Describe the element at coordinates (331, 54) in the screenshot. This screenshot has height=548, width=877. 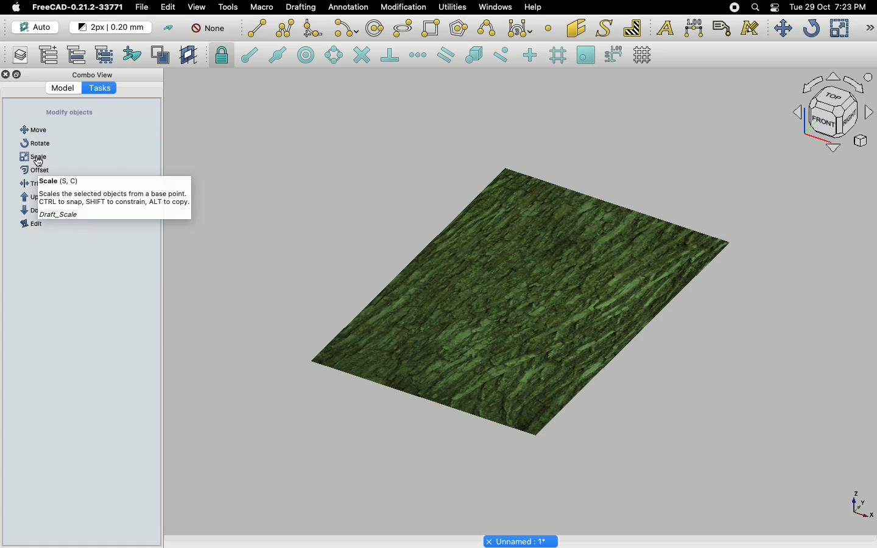
I see `Snap angle` at that location.